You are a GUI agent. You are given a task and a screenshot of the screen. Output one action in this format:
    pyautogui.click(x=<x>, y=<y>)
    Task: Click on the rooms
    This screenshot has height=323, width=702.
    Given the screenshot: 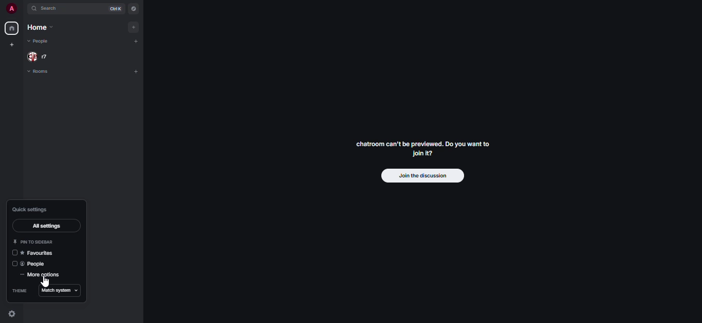 What is the action you would take?
    pyautogui.click(x=43, y=72)
    